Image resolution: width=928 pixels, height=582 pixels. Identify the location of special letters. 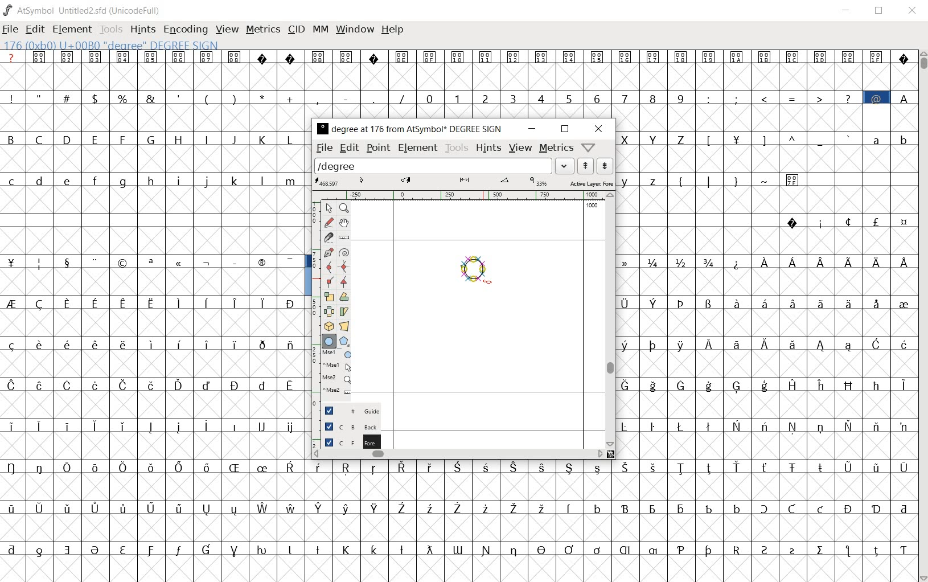
(152, 466).